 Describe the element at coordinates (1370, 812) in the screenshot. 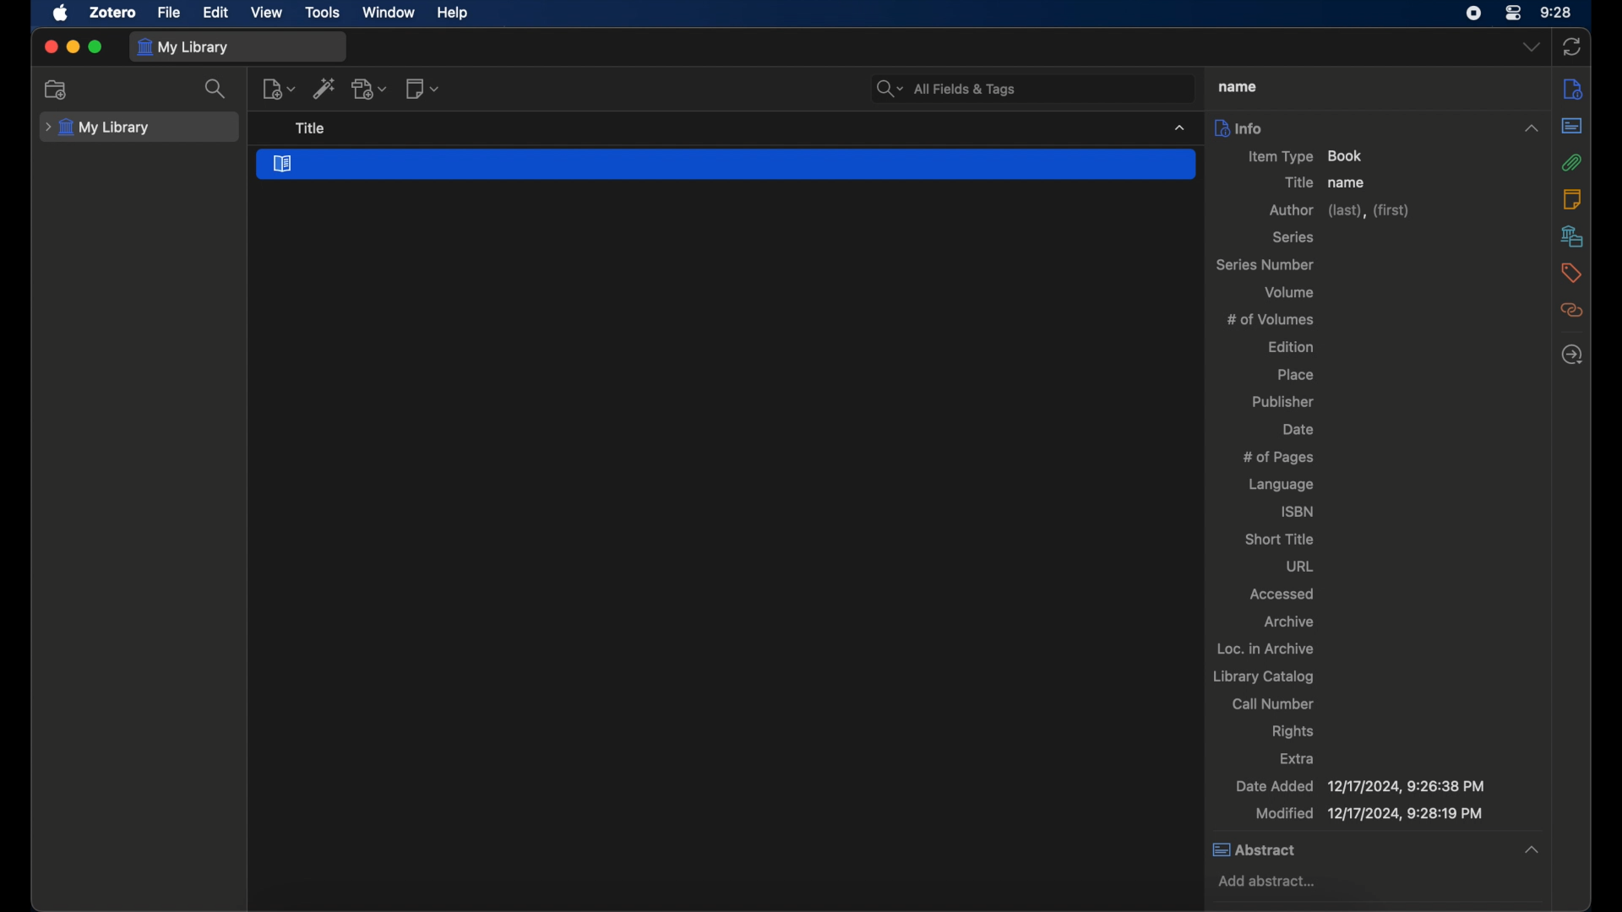

I see `modified` at that location.